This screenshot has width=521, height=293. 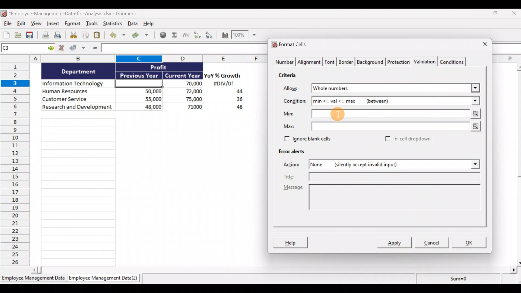 I want to click on Undo last action, so click(x=118, y=36).